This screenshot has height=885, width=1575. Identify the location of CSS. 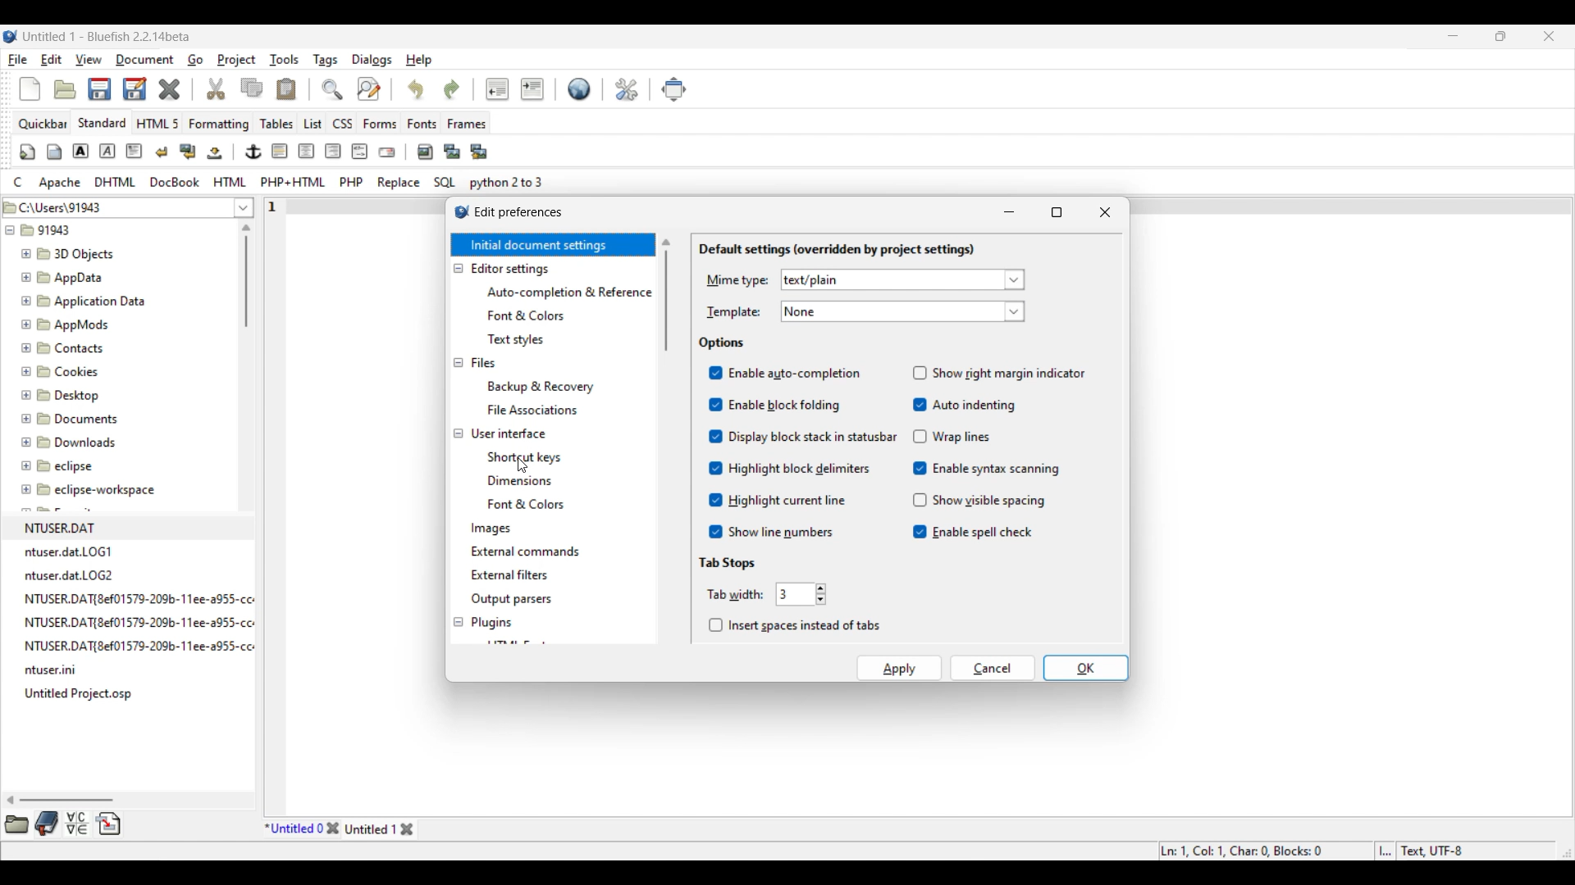
(344, 123).